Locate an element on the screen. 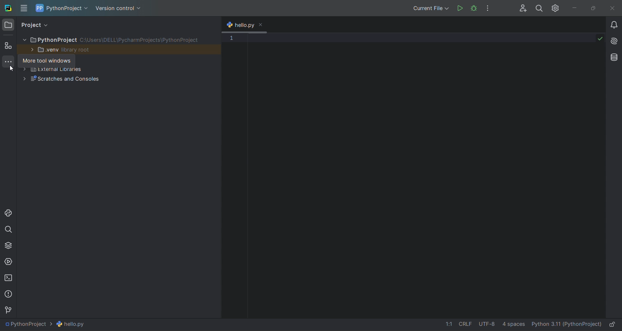  settings is located at coordinates (556, 8).